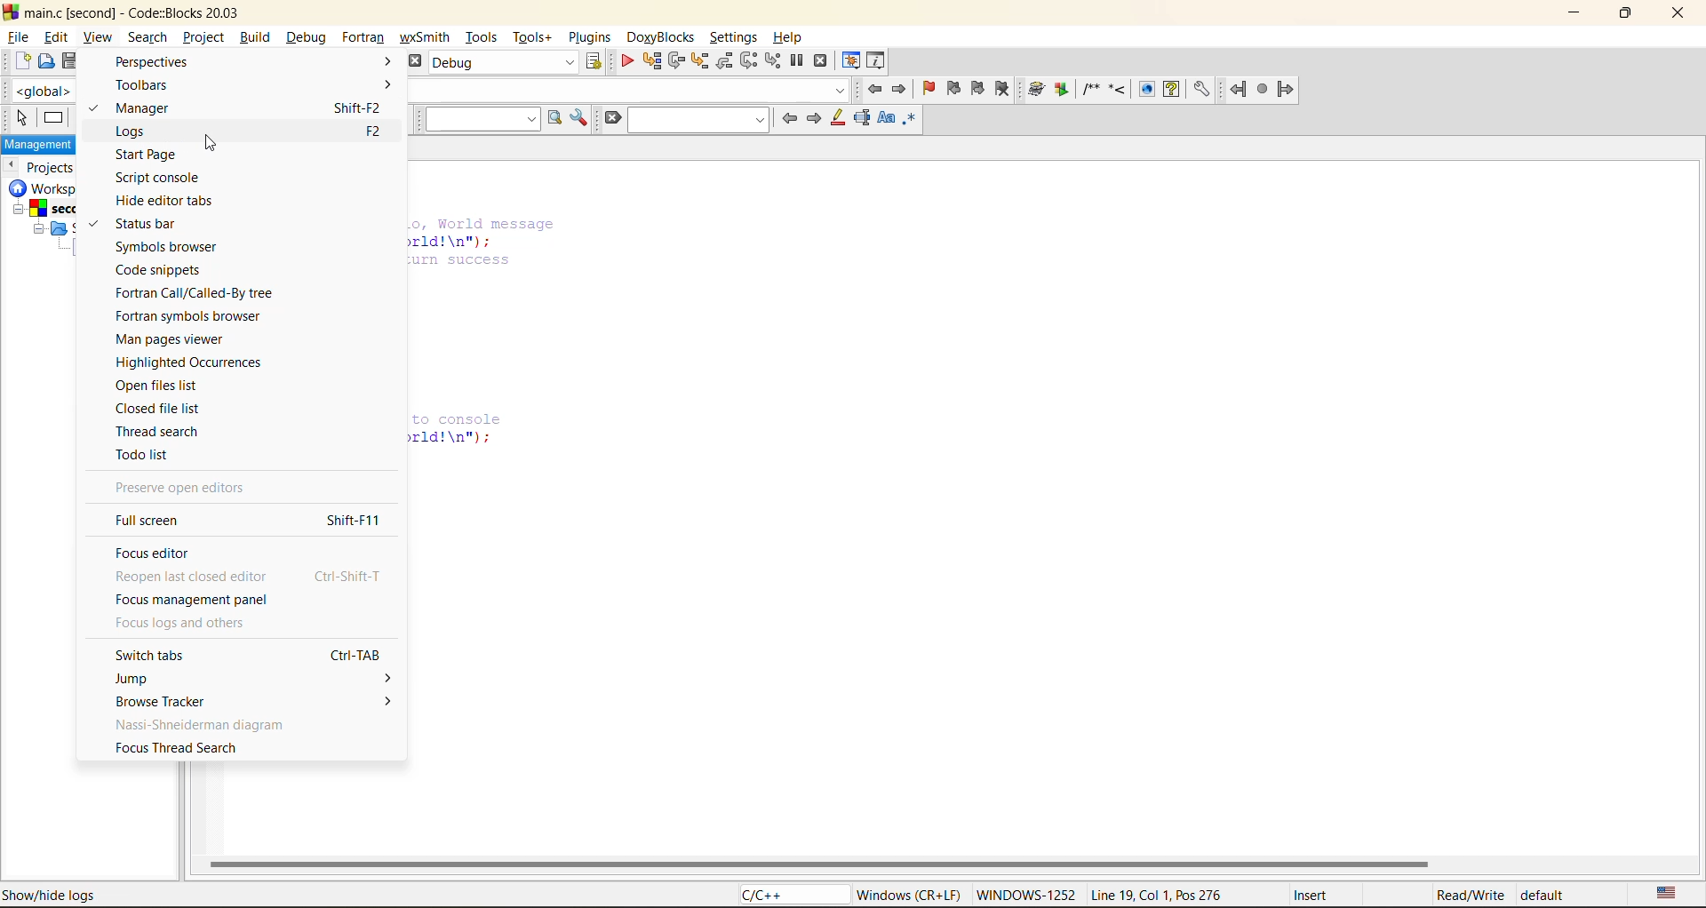 The height and width of the screenshot is (908, 1706). I want to click on toolbars, so click(149, 84).